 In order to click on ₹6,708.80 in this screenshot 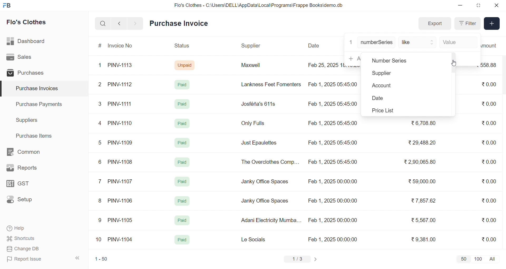, I will do `click(423, 122)`.